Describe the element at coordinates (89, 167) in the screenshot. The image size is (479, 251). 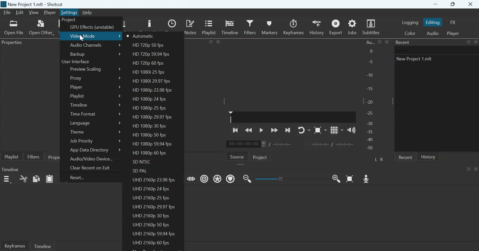
I see `Clear recent on exit` at that location.